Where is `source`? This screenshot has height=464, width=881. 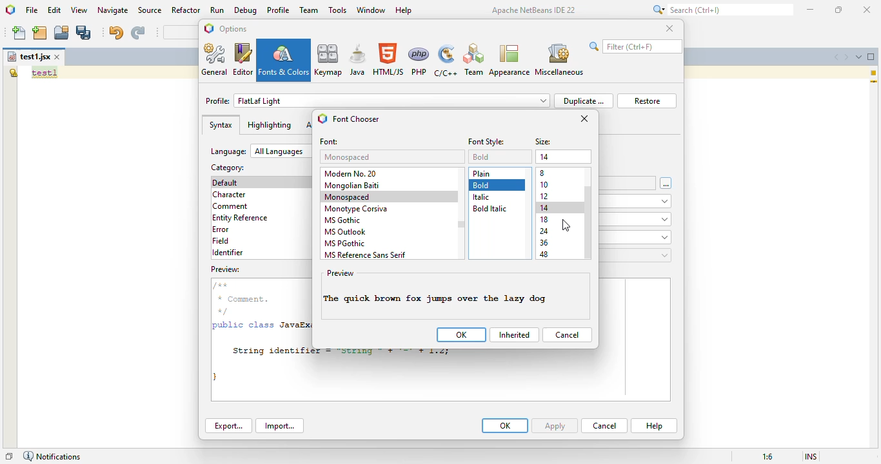 source is located at coordinates (150, 10).